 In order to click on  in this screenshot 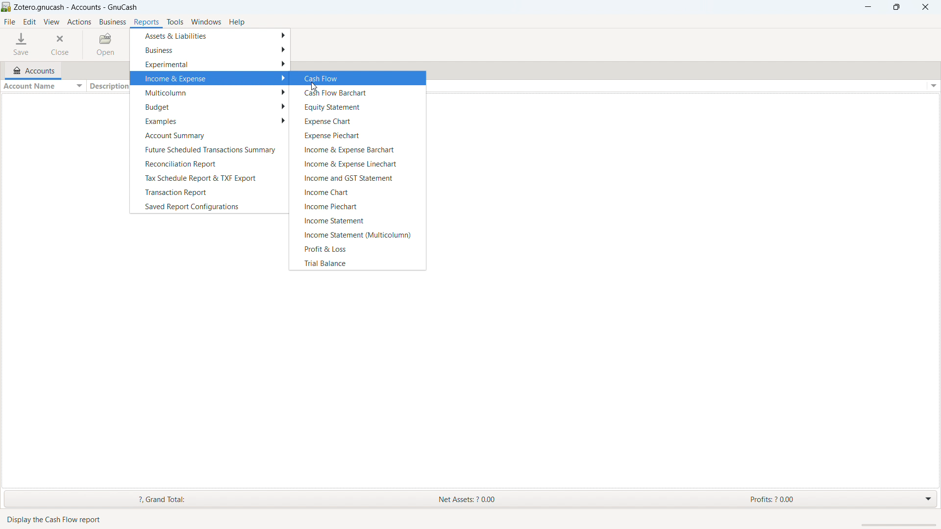, I will do `click(209, 78)`.